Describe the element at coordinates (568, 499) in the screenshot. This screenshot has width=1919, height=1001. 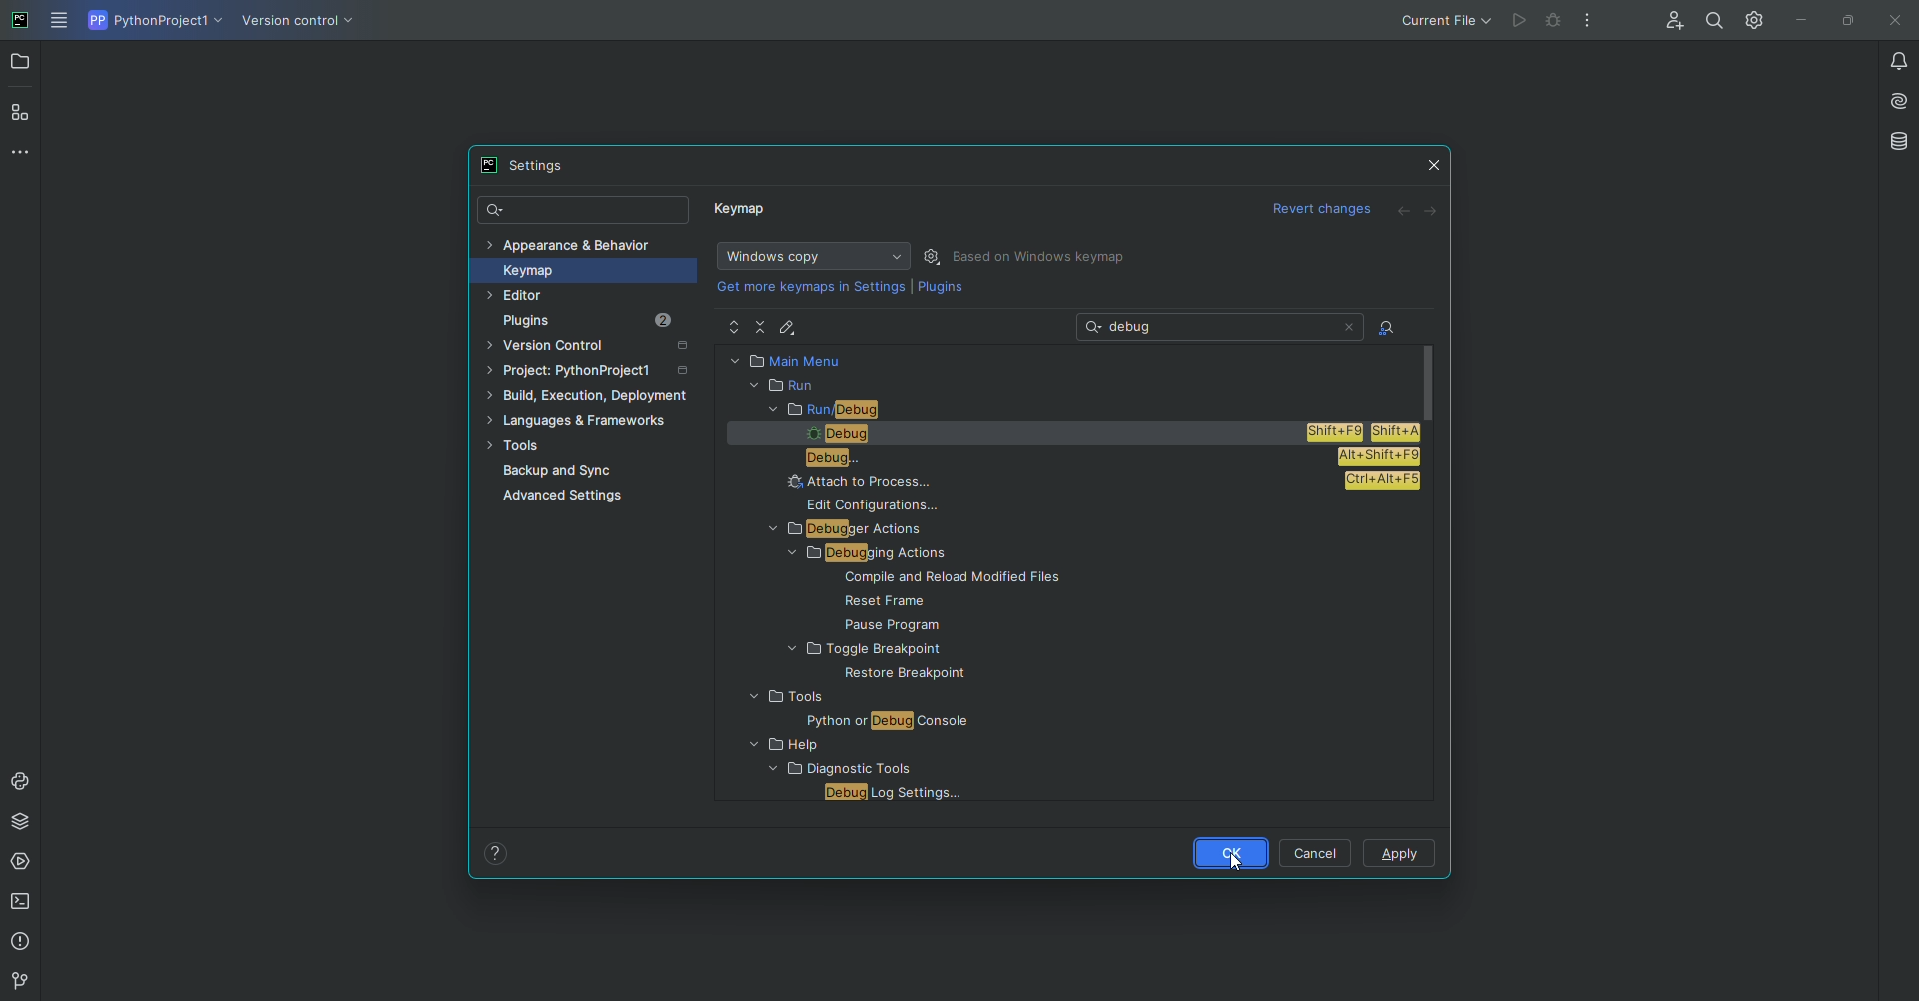
I see `Advanced Settings` at that location.